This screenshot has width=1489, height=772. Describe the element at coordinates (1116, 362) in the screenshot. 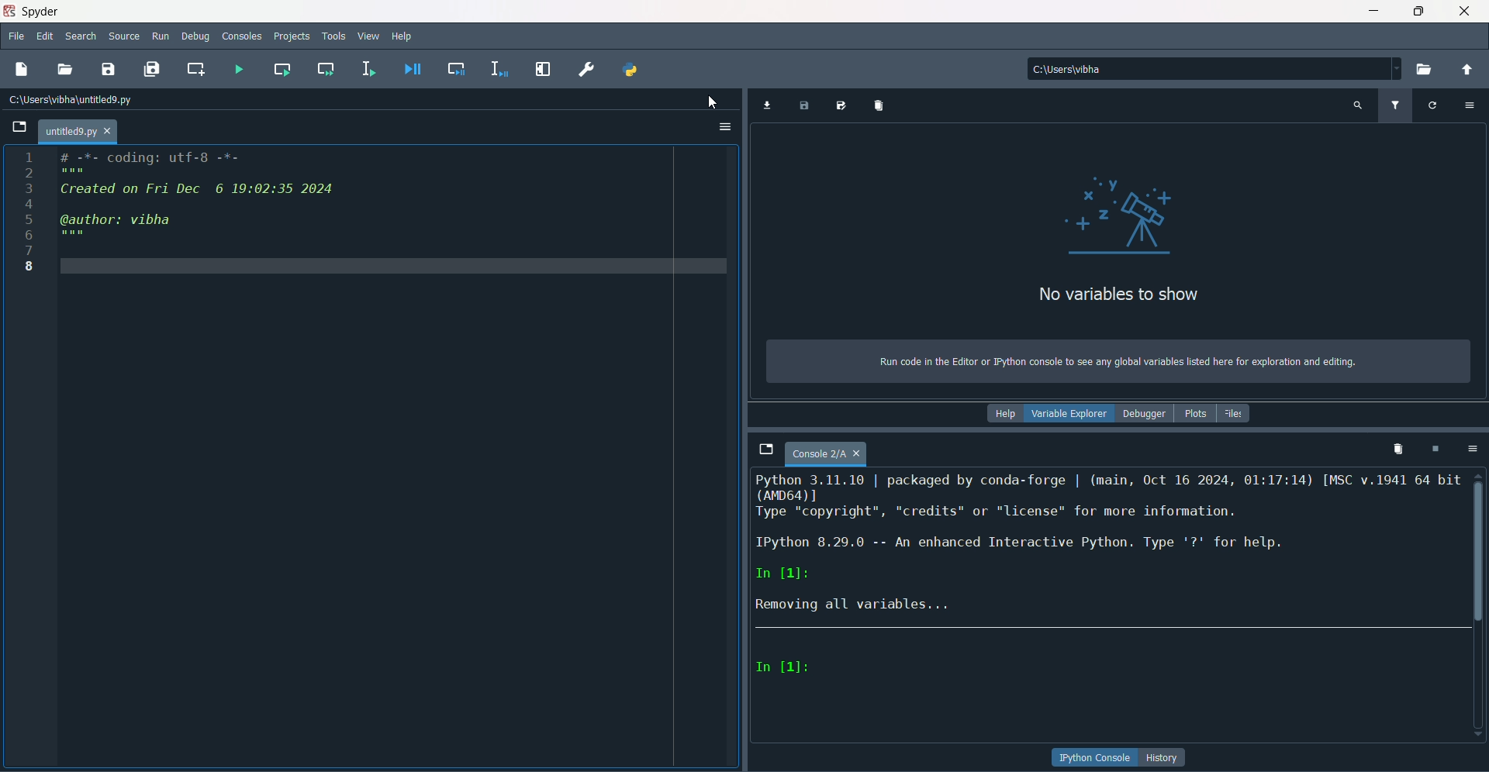

I see `text` at that location.